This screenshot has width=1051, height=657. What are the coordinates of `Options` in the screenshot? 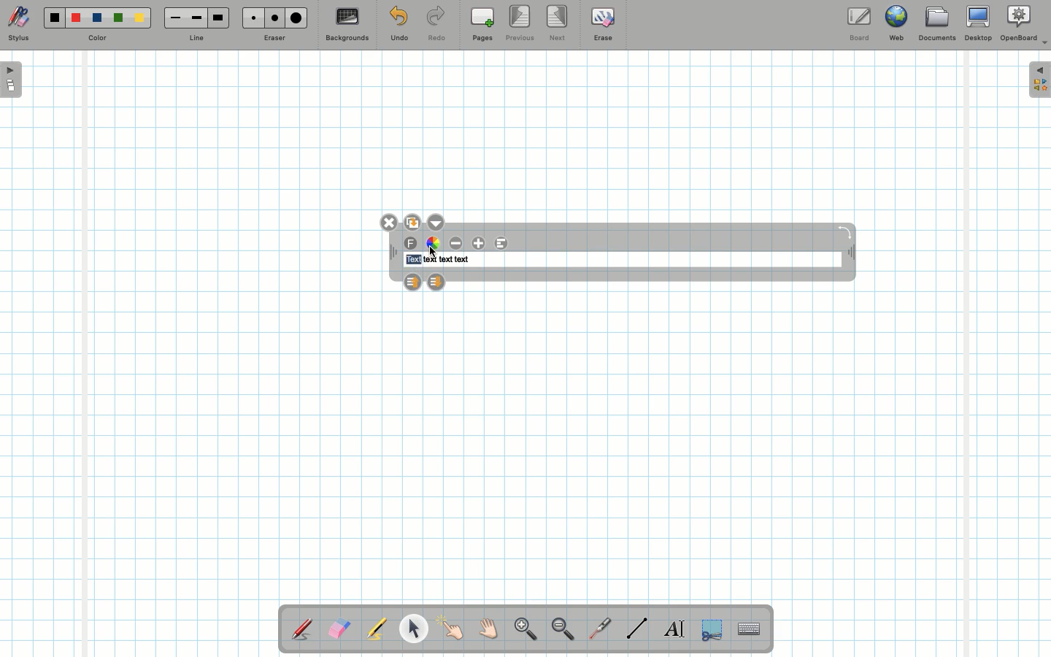 It's located at (436, 221).